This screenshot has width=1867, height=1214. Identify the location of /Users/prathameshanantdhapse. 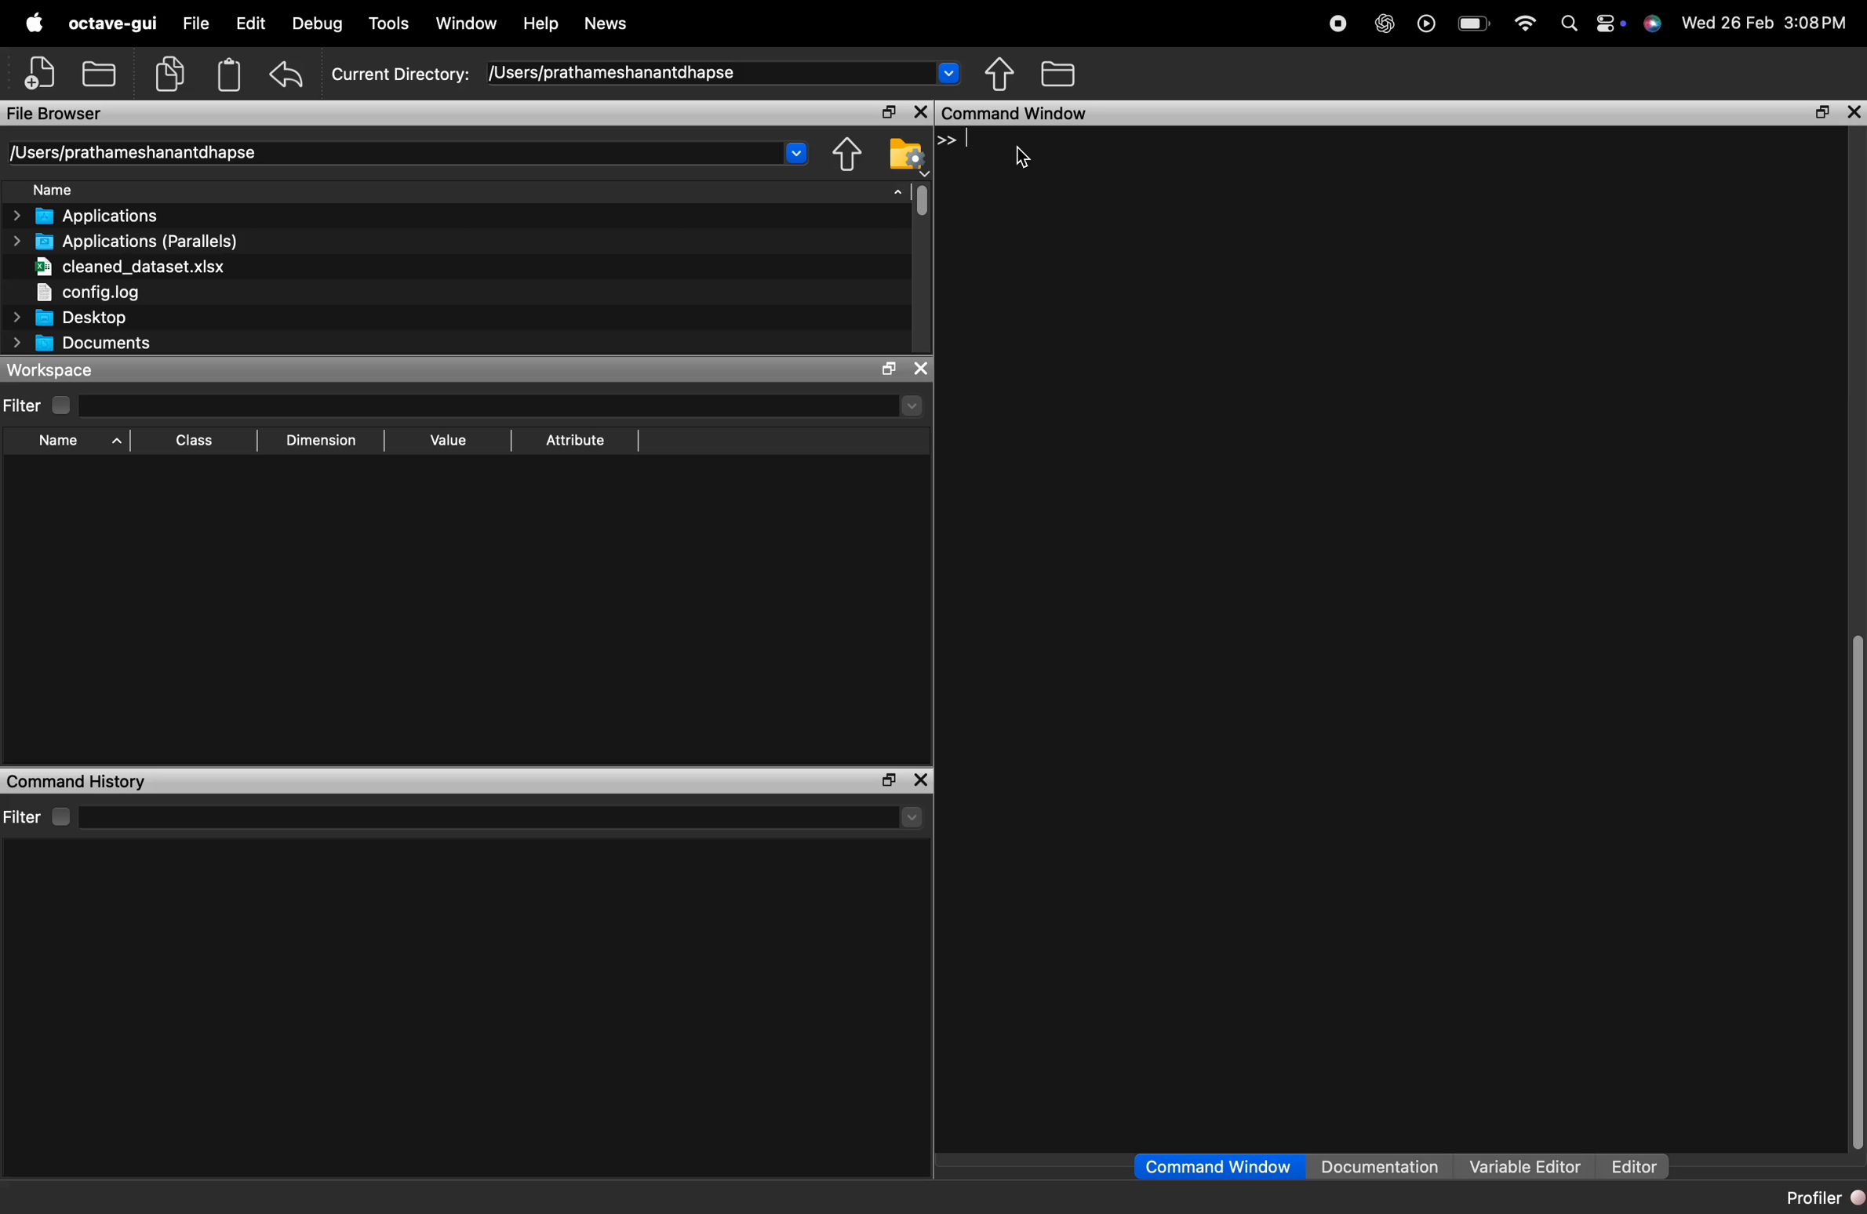
(729, 71).